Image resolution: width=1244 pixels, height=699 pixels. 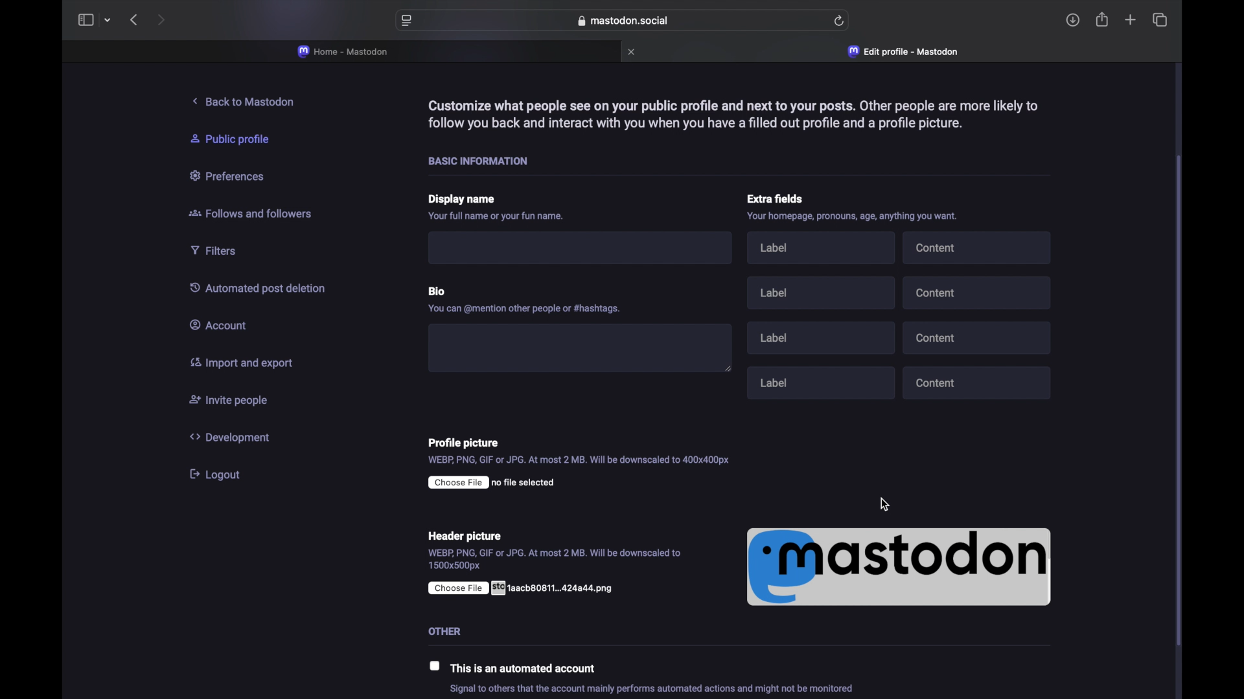 I want to click on filters, so click(x=219, y=250).